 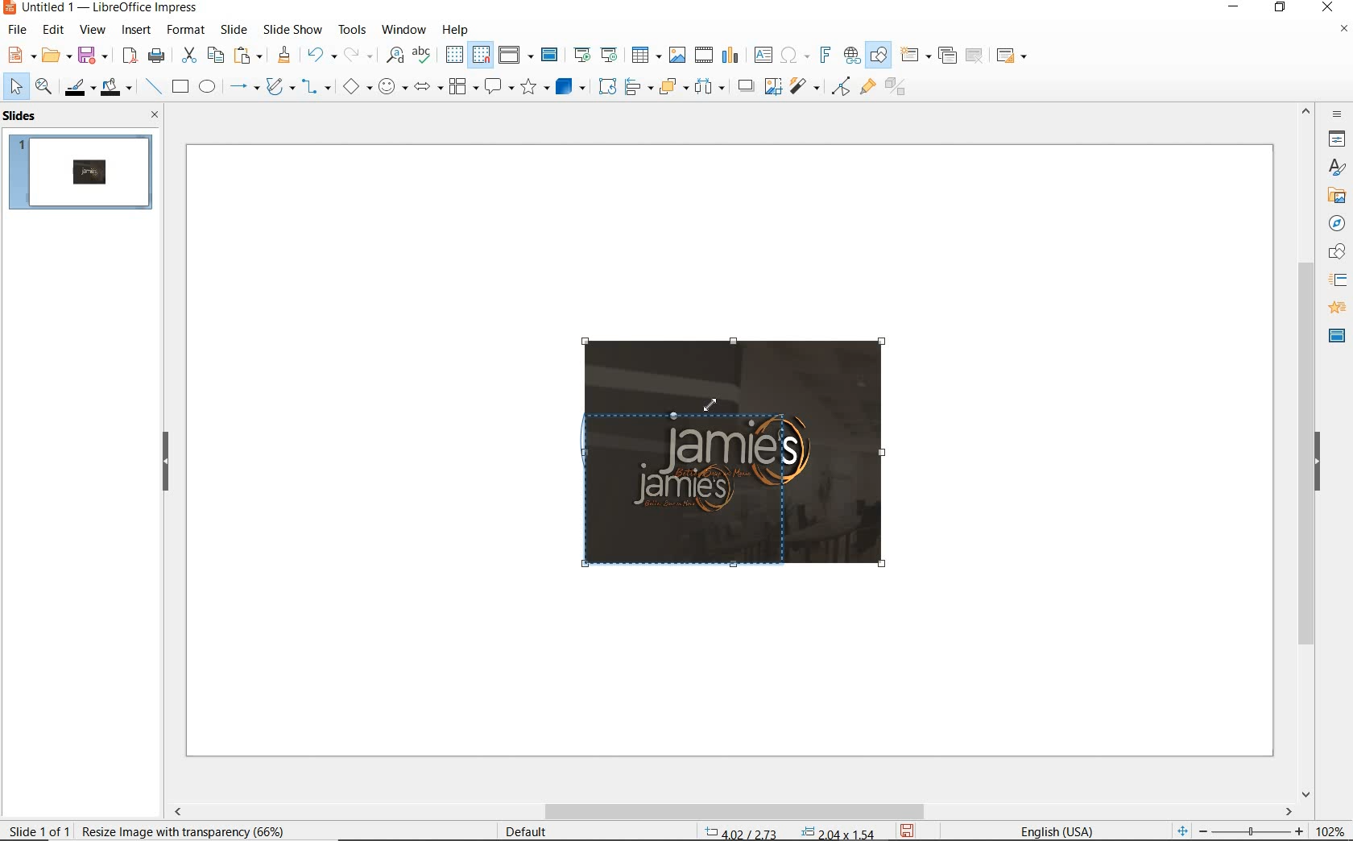 I want to click on lines & arrows, so click(x=243, y=89).